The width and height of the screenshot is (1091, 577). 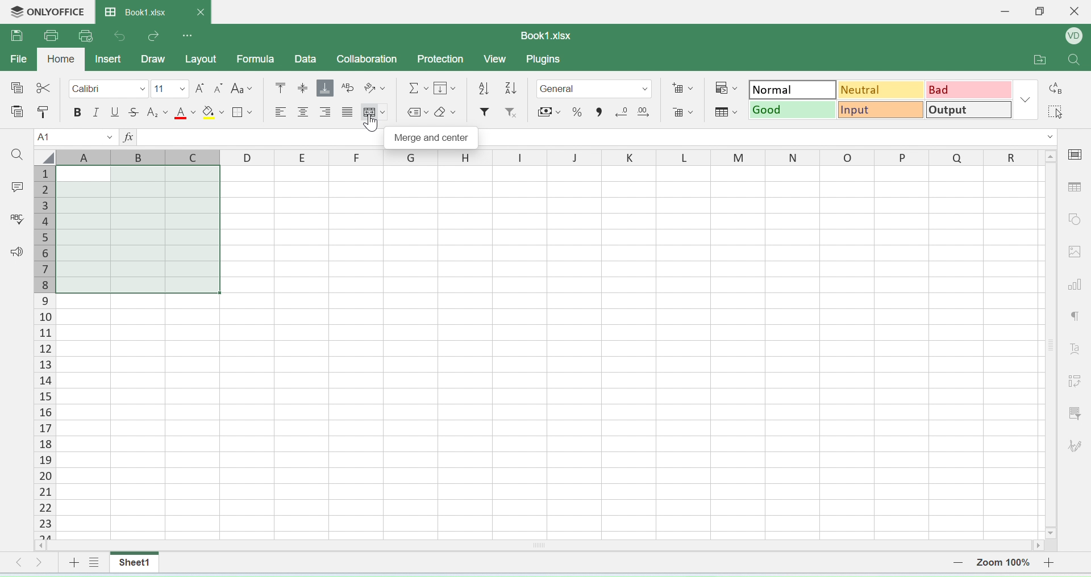 What do you see at coordinates (53, 34) in the screenshot?
I see `print` at bounding box center [53, 34].